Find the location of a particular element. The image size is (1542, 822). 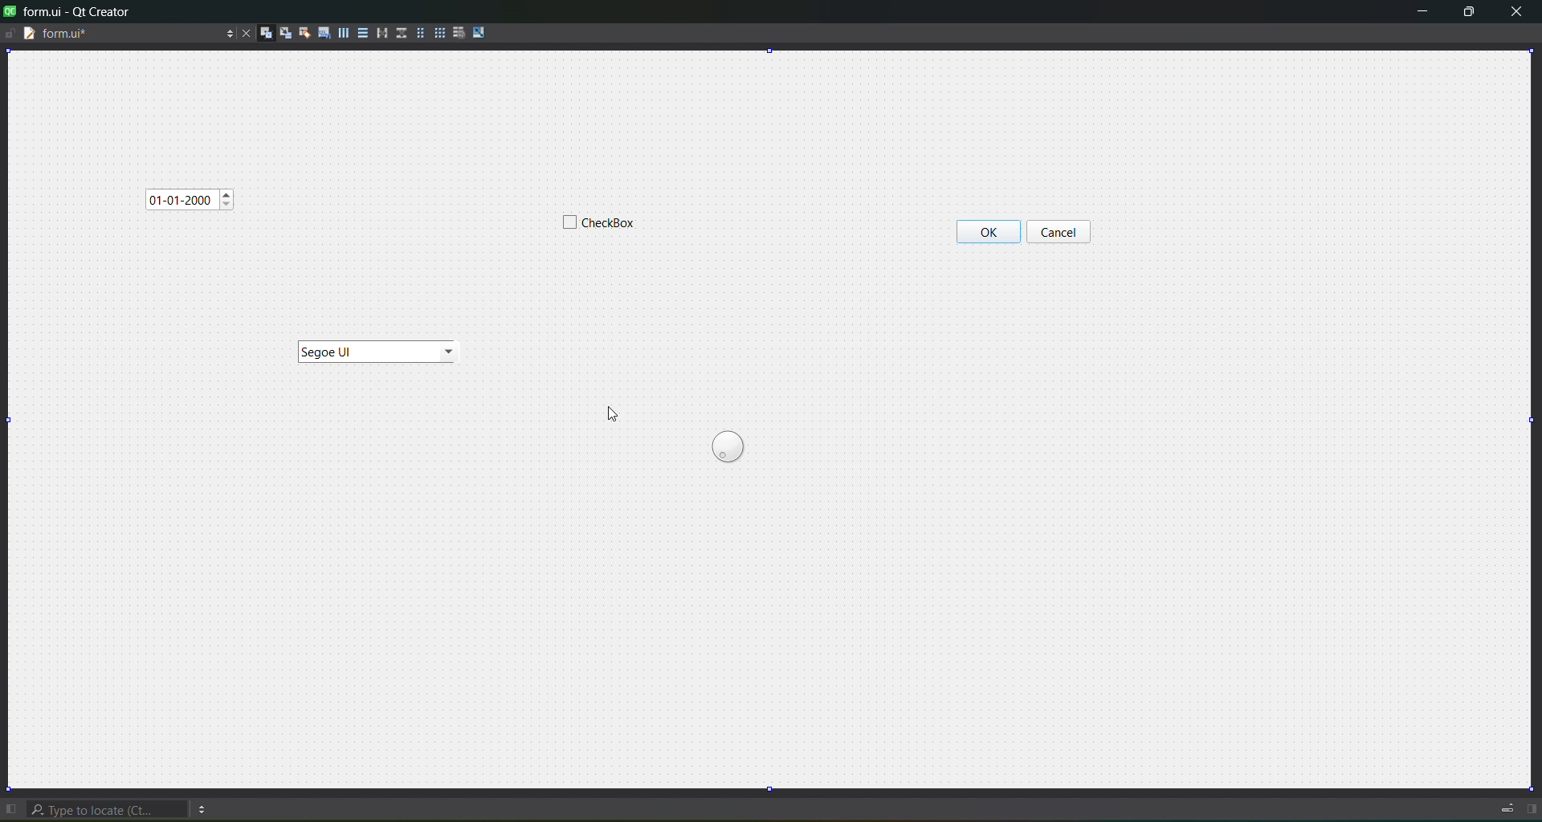

option is located at coordinates (205, 808).